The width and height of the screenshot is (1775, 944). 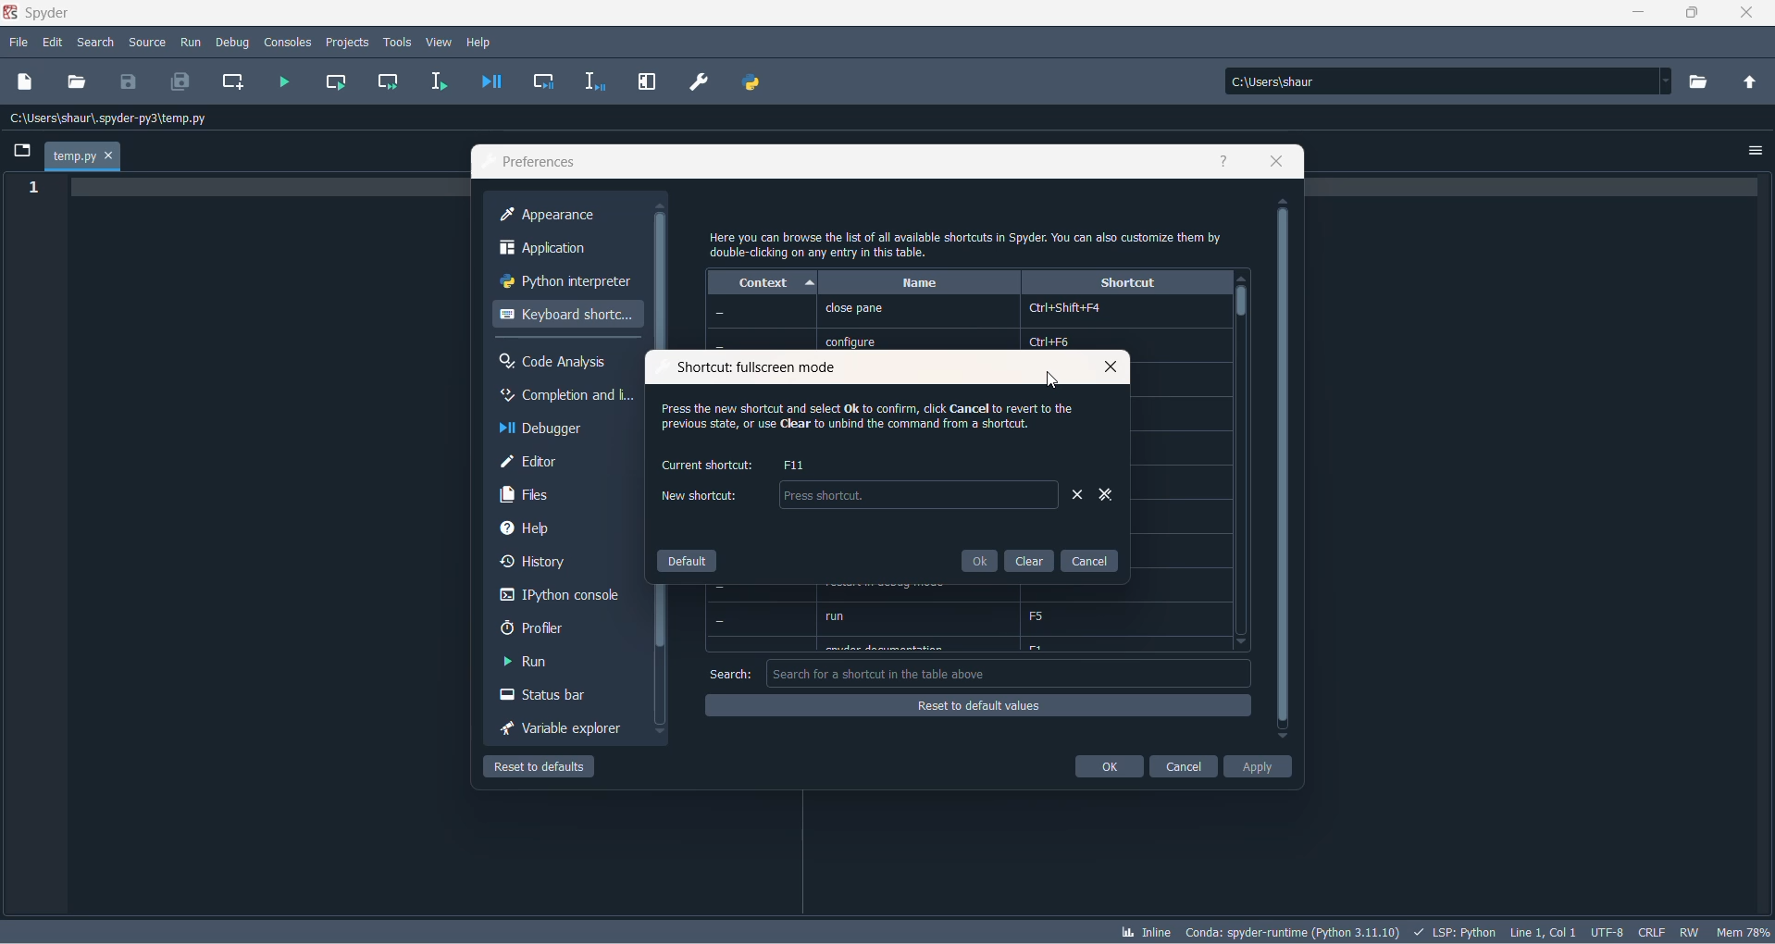 What do you see at coordinates (40, 14) in the screenshot?
I see `spyder application name` at bounding box center [40, 14].